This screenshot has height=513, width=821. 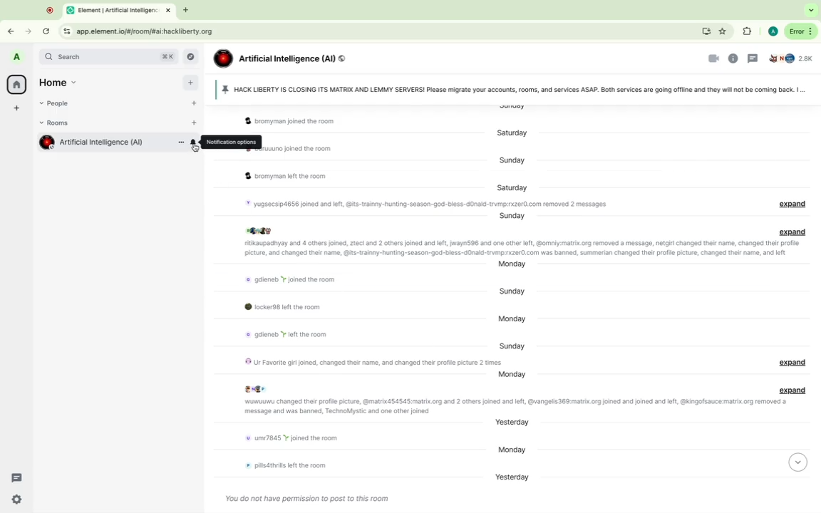 I want to click on Message, so click(x=511, y=406).